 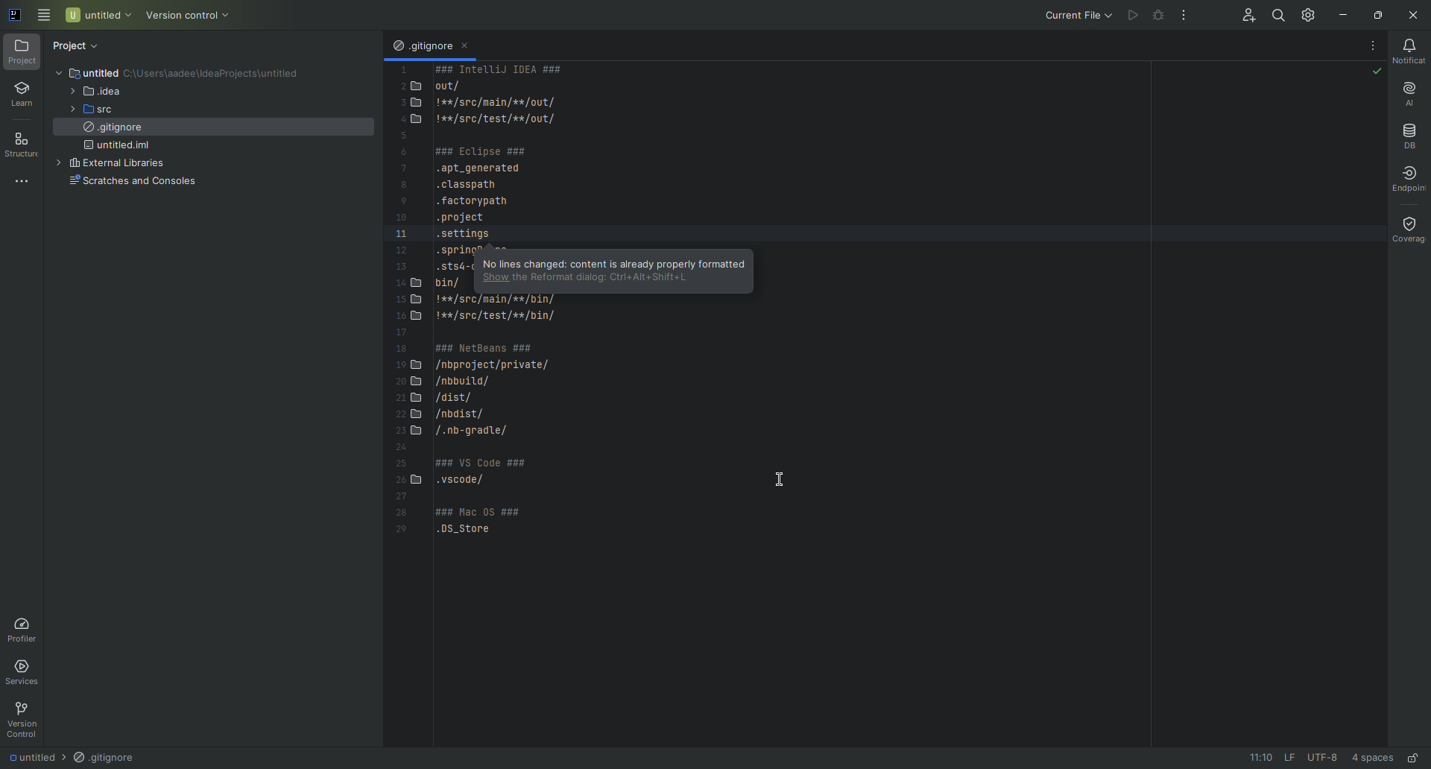 I want to click on Profiler, so click(x=25, y=629).